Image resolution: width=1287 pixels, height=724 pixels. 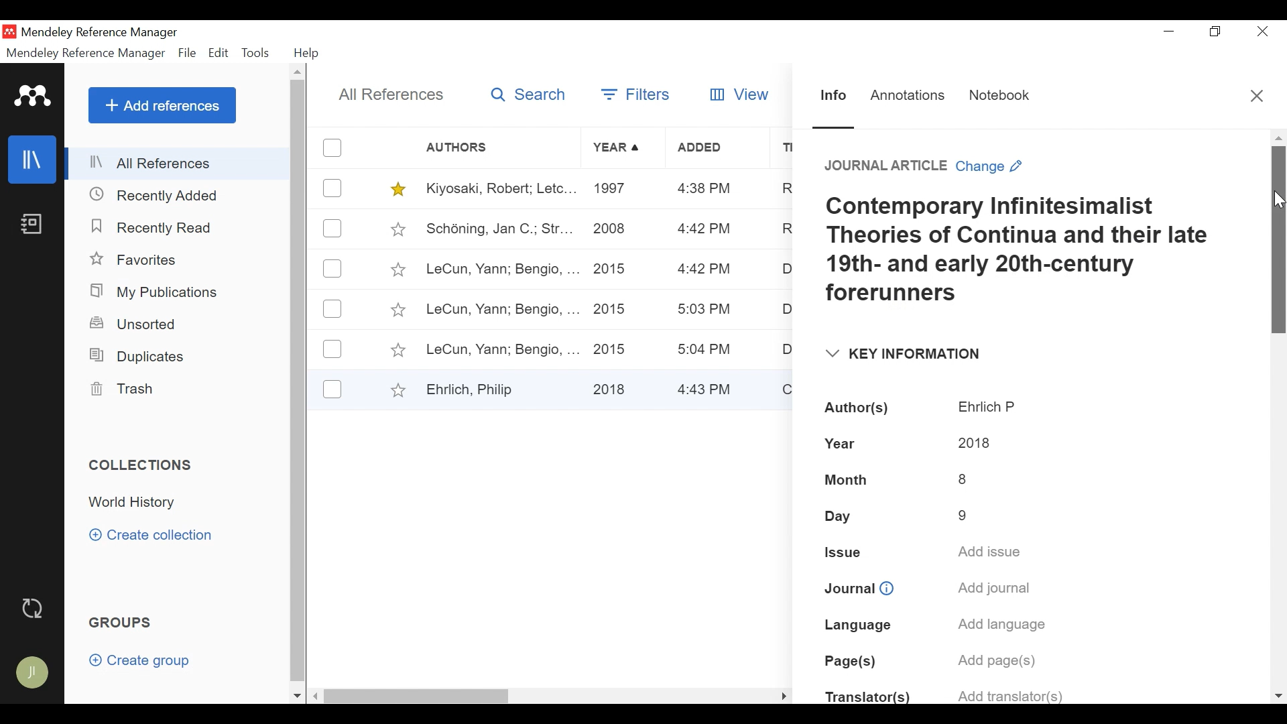 What do you see at coordinates (867, 699) in the screenshot?
I see `Translator(s)` at bounding box center [867, 699].